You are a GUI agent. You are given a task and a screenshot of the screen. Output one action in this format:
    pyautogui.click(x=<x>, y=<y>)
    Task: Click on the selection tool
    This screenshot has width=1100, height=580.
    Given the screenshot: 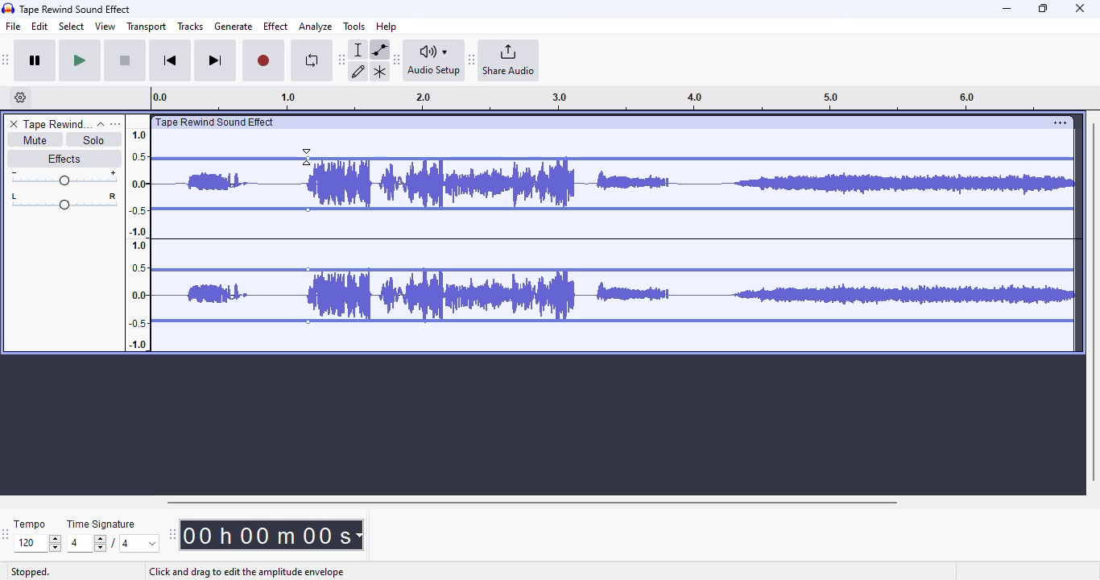 What is the action you would take?
    pyautogui.click(x=360, y=49)
    